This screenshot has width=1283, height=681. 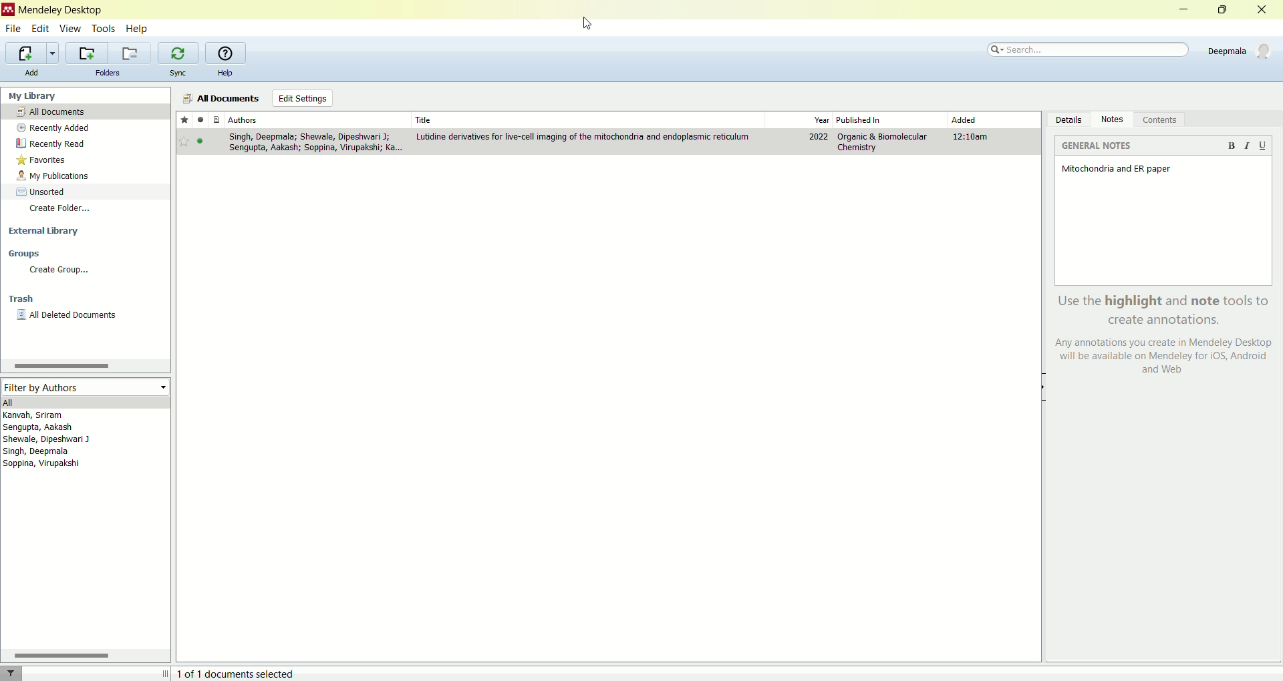 What do you see at coordinates (139, 29) in the screenshot?
I see `help` at bounding box center [139, 29].